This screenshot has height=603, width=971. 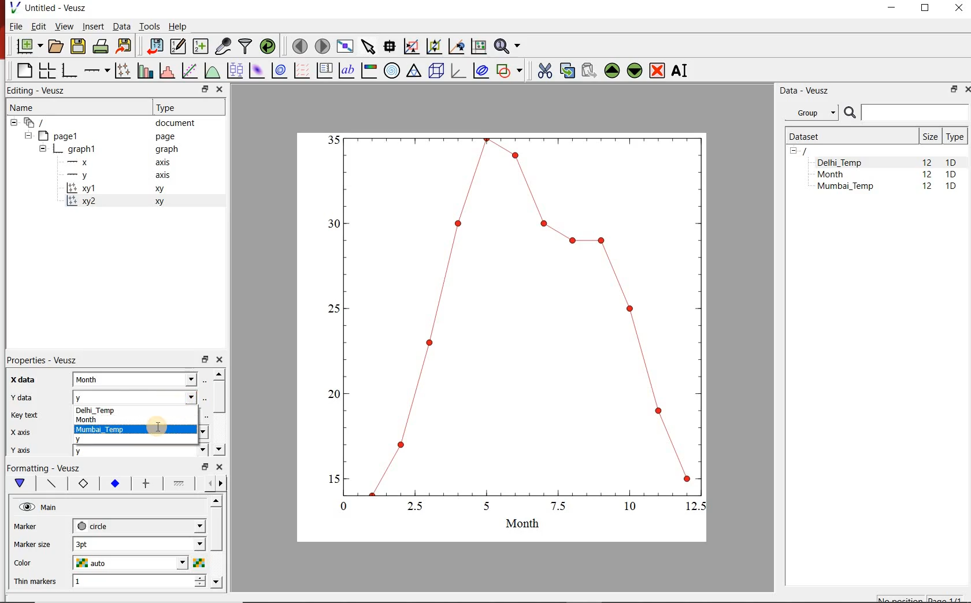 What do you see at coordinates (323, 46) in the screenshot?
I see `move to the next page` at bounding box center [323, 46].